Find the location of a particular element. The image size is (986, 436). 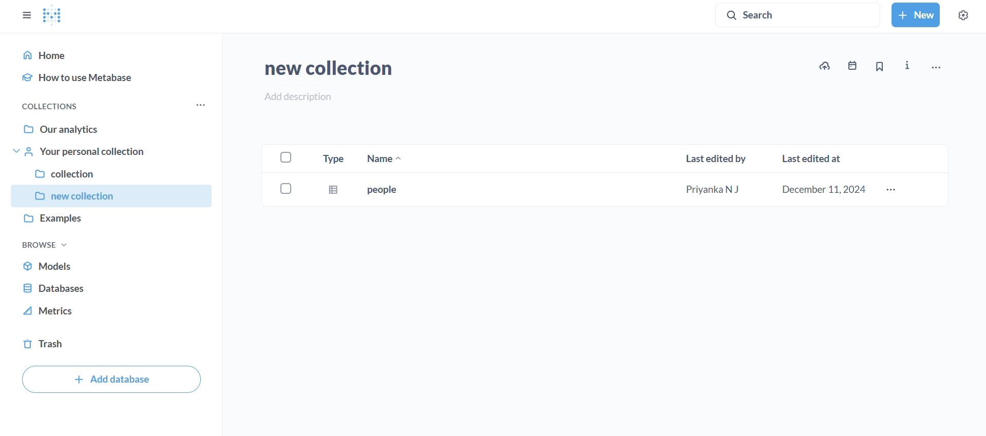

events is located at coordinates (849, 68).